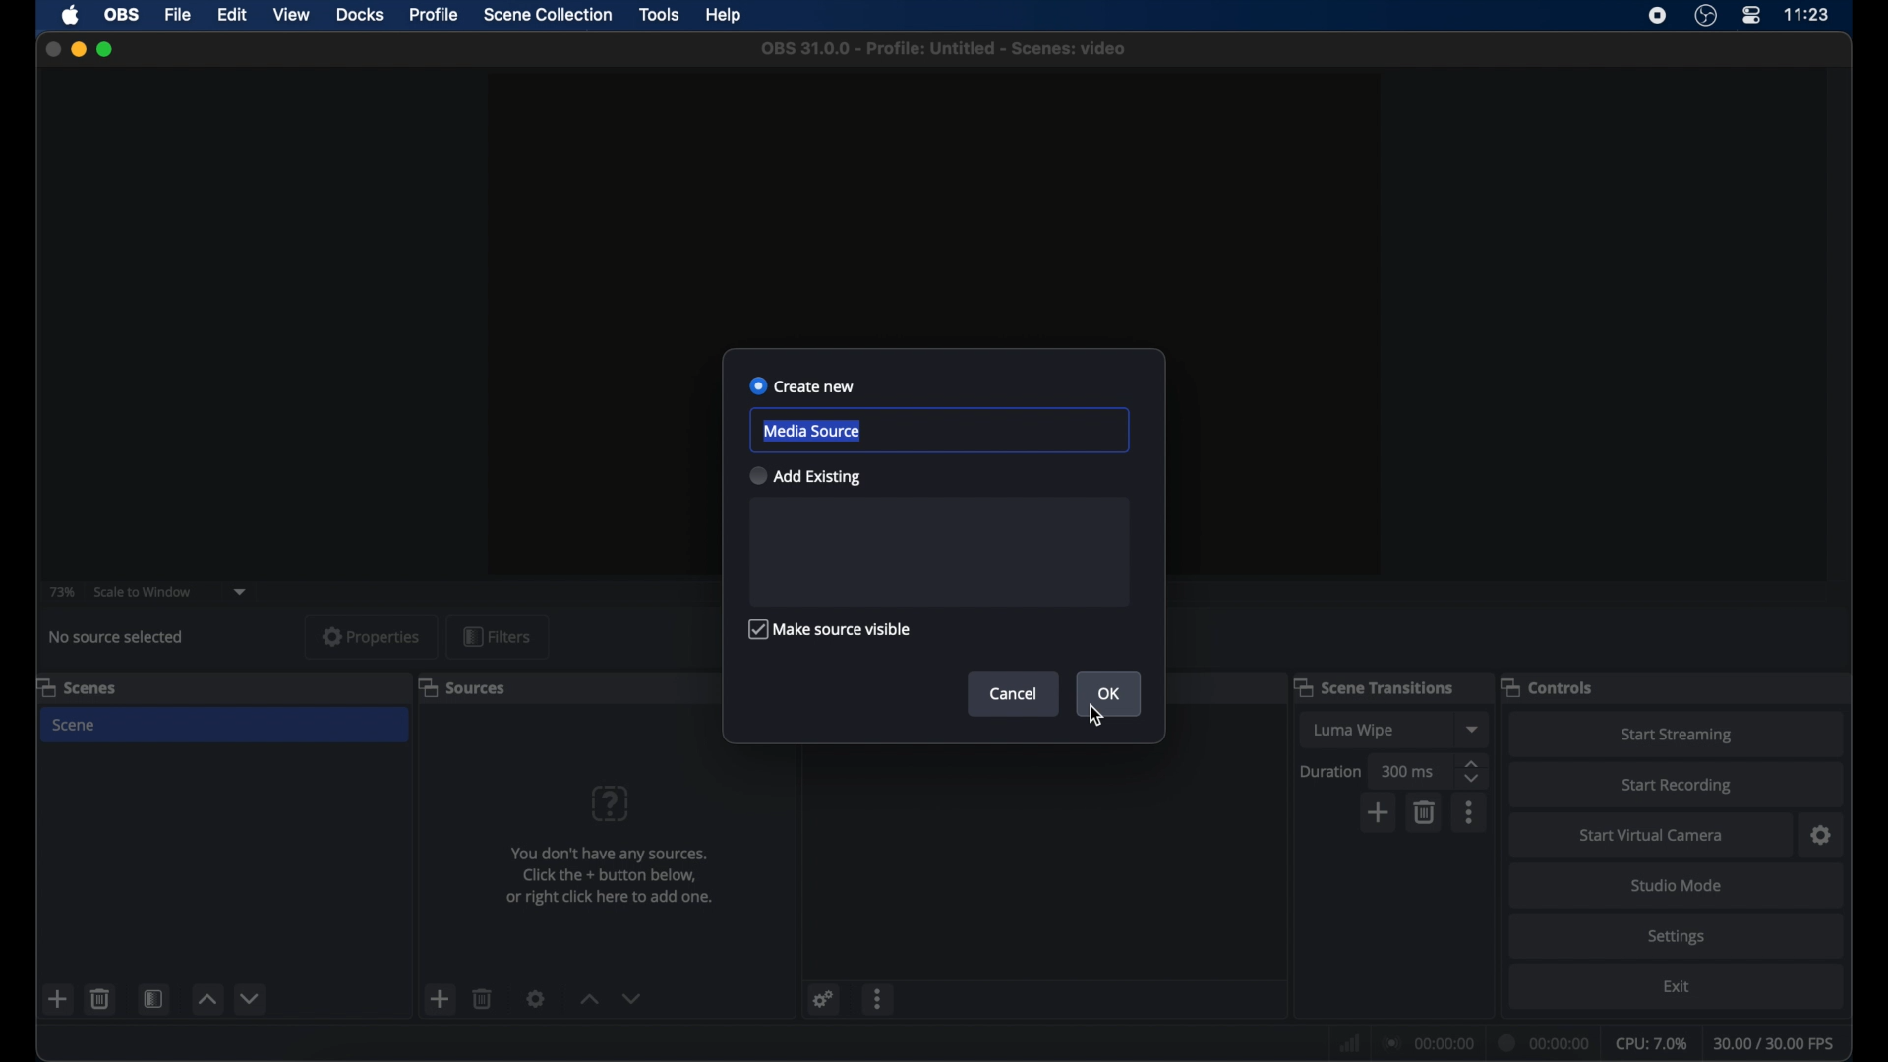 Image resolution: width=1888 pixels, height=1062 pixels. What do you see at coordinates (498, 636) in the screenshot?
I see `filters` at bounding box center [498, 636].